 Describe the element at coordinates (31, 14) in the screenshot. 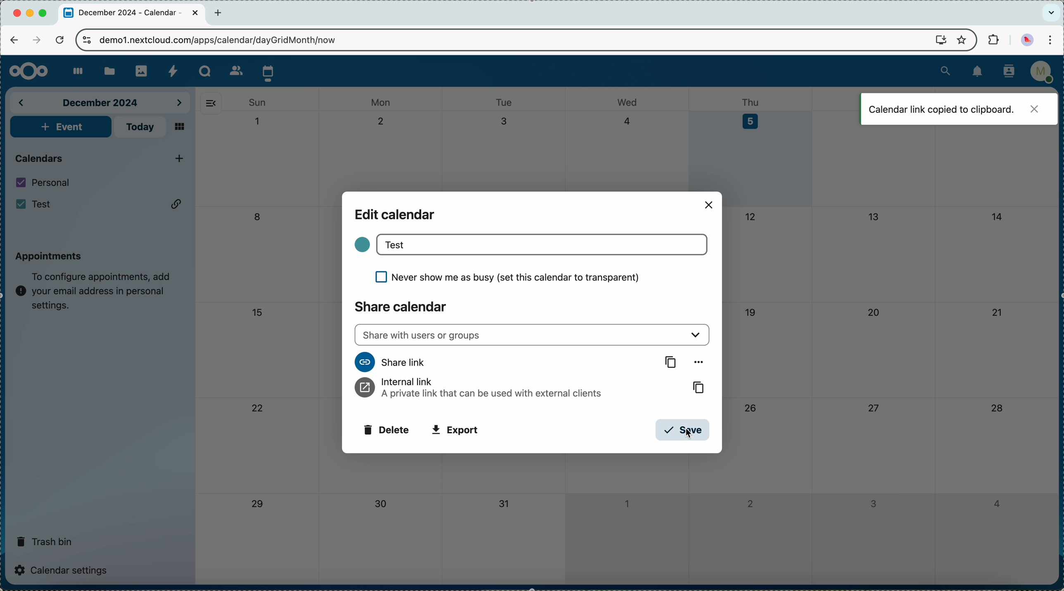

I see `minimize` at that location.